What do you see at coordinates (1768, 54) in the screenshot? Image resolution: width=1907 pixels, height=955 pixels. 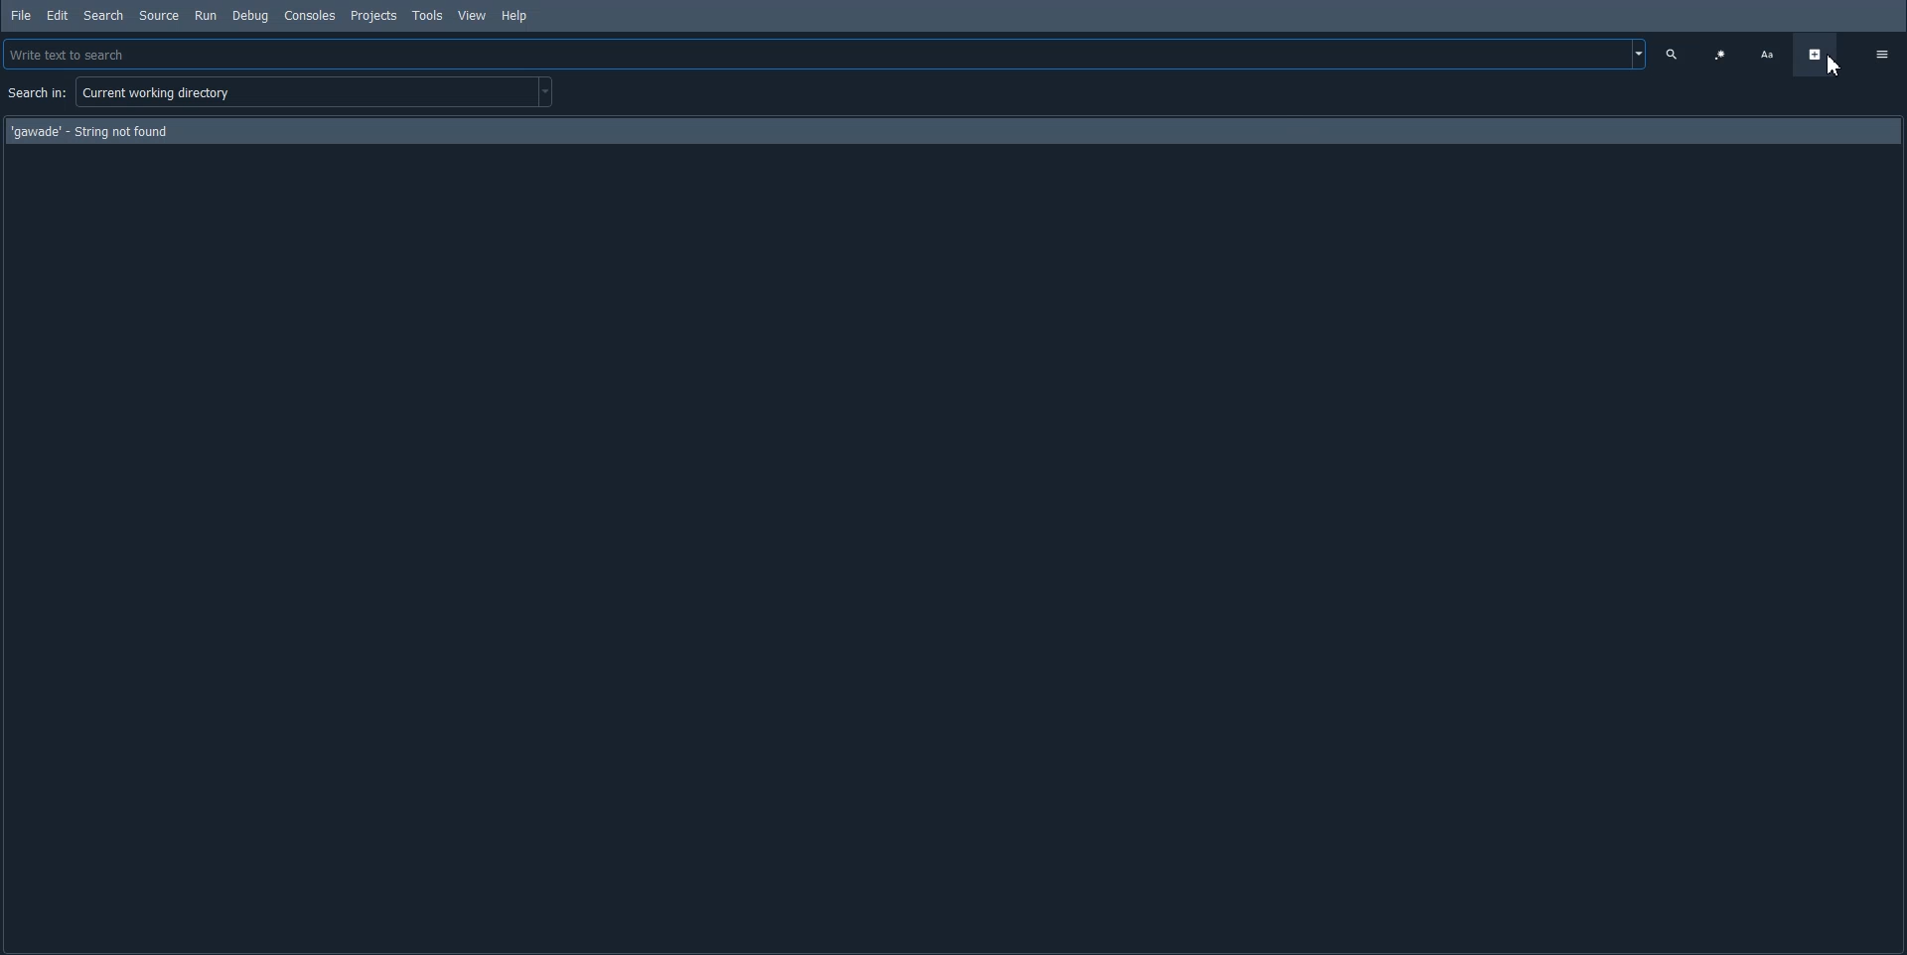 I see `Case Sensitive search` at bounding box center [1768, 54].